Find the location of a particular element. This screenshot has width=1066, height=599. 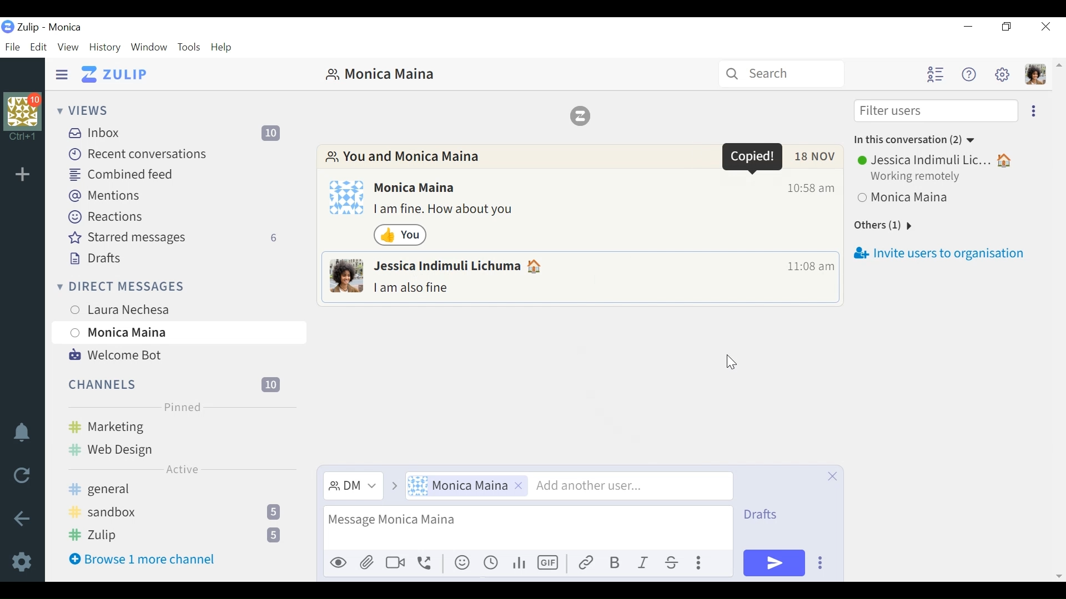

close is located at coordinates (830, 477).